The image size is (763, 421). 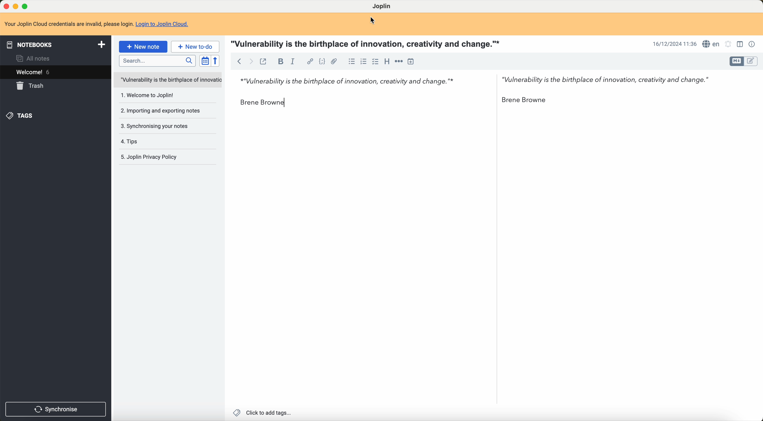 I want to click on cursor, so click(x=374, y=20).